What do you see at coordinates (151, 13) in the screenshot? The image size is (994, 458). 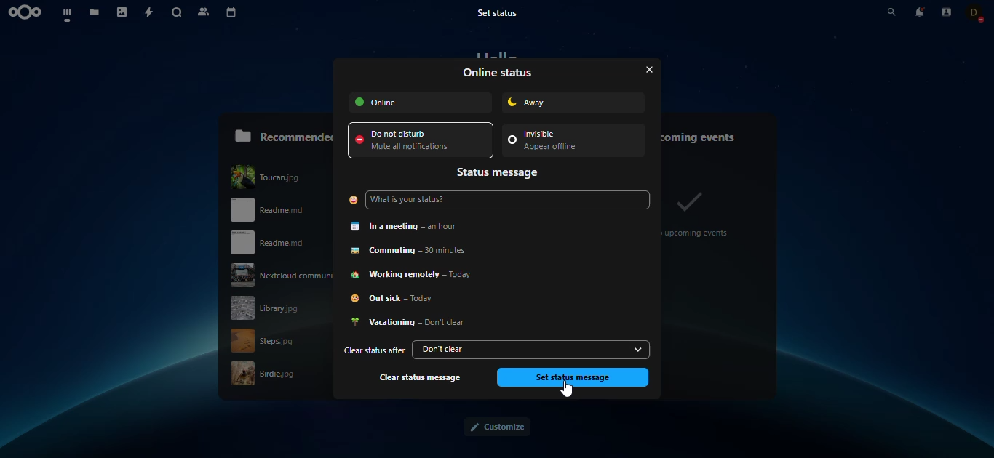 I see `activity` at bounding box center [151, 13].